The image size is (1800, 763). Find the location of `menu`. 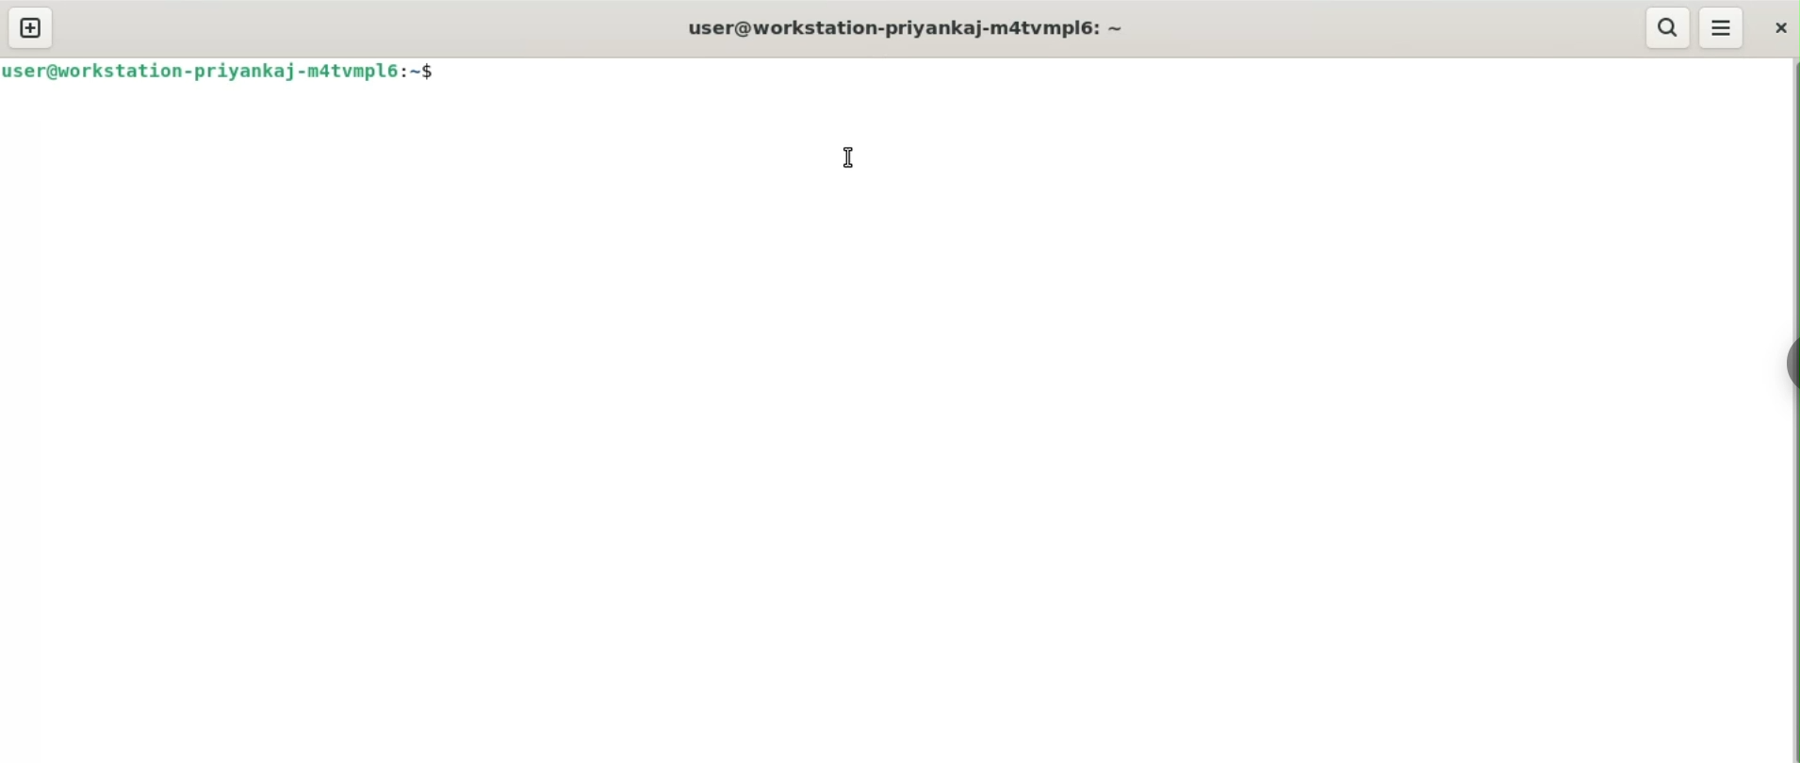

menu is located at coordinates (1722, 26).